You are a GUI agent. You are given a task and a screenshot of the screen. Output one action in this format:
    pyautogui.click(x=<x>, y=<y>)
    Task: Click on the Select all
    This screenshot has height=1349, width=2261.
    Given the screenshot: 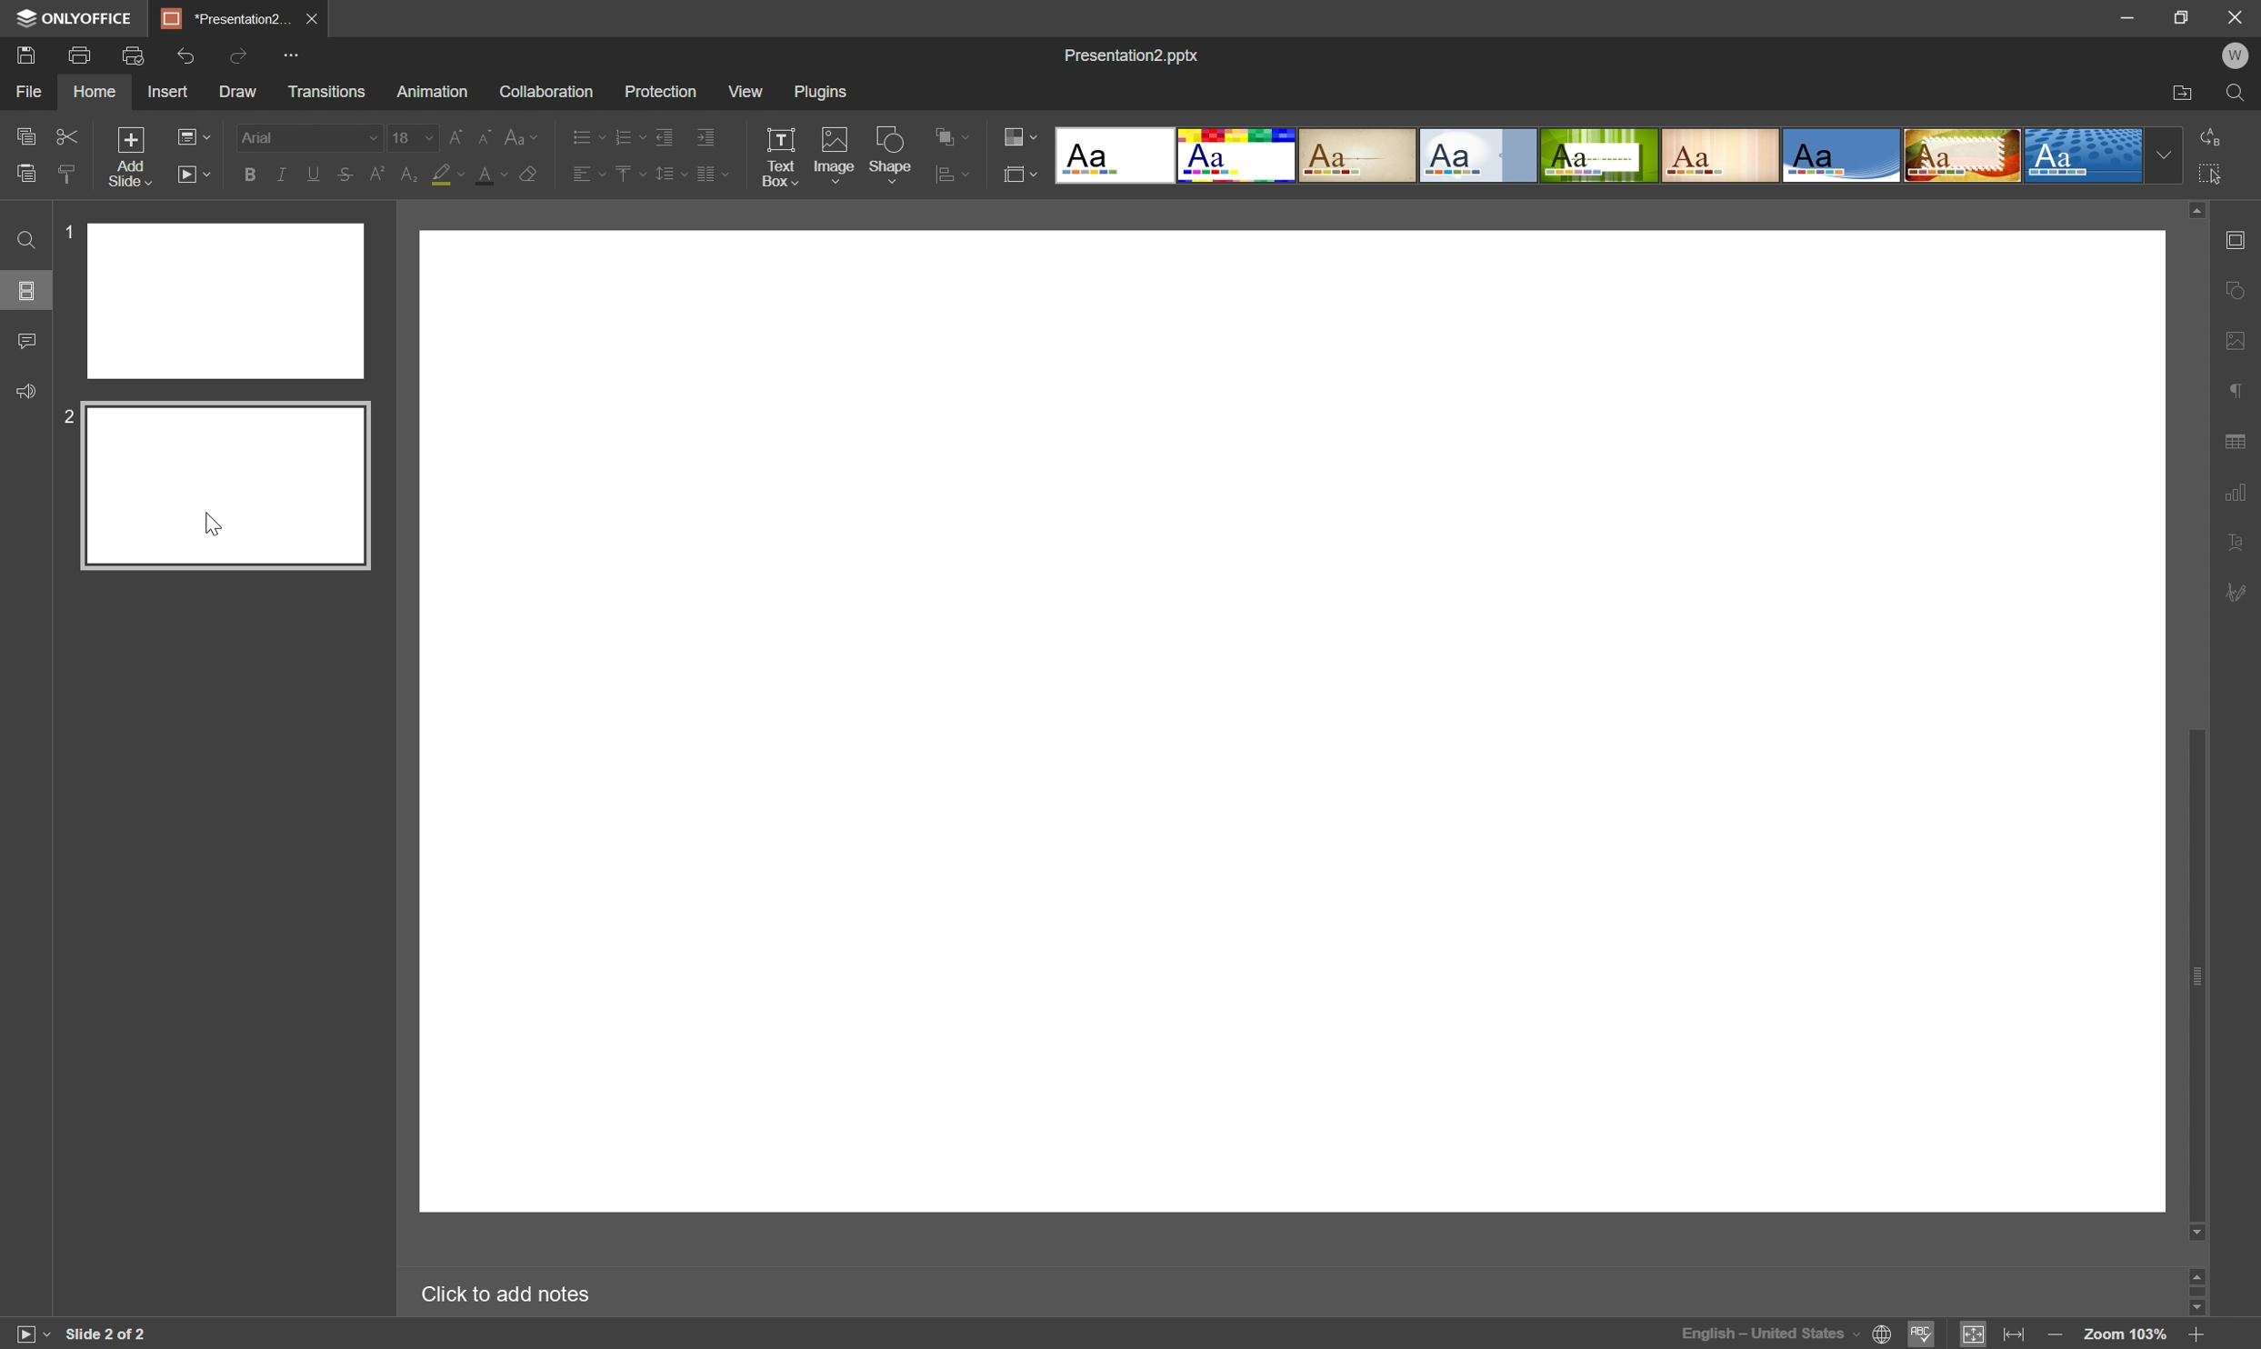 What is the action you would take?
    pyautogui.click(x=2212, y=170)
    